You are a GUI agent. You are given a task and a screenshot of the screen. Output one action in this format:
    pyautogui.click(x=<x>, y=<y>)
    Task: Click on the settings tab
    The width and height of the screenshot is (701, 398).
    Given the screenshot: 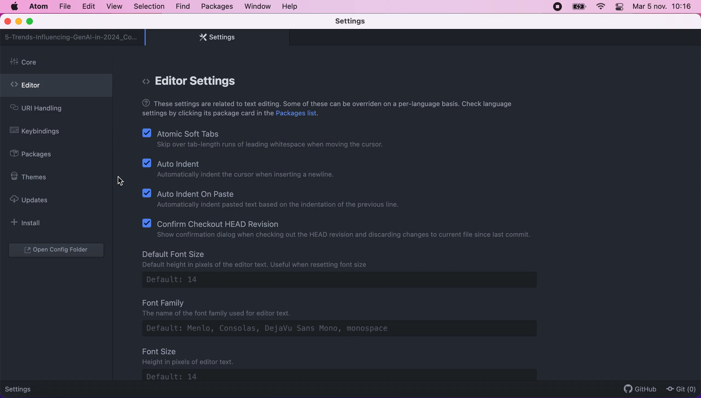 What is the action you would take?
    pyautogui.click(x=214, y=37)
    